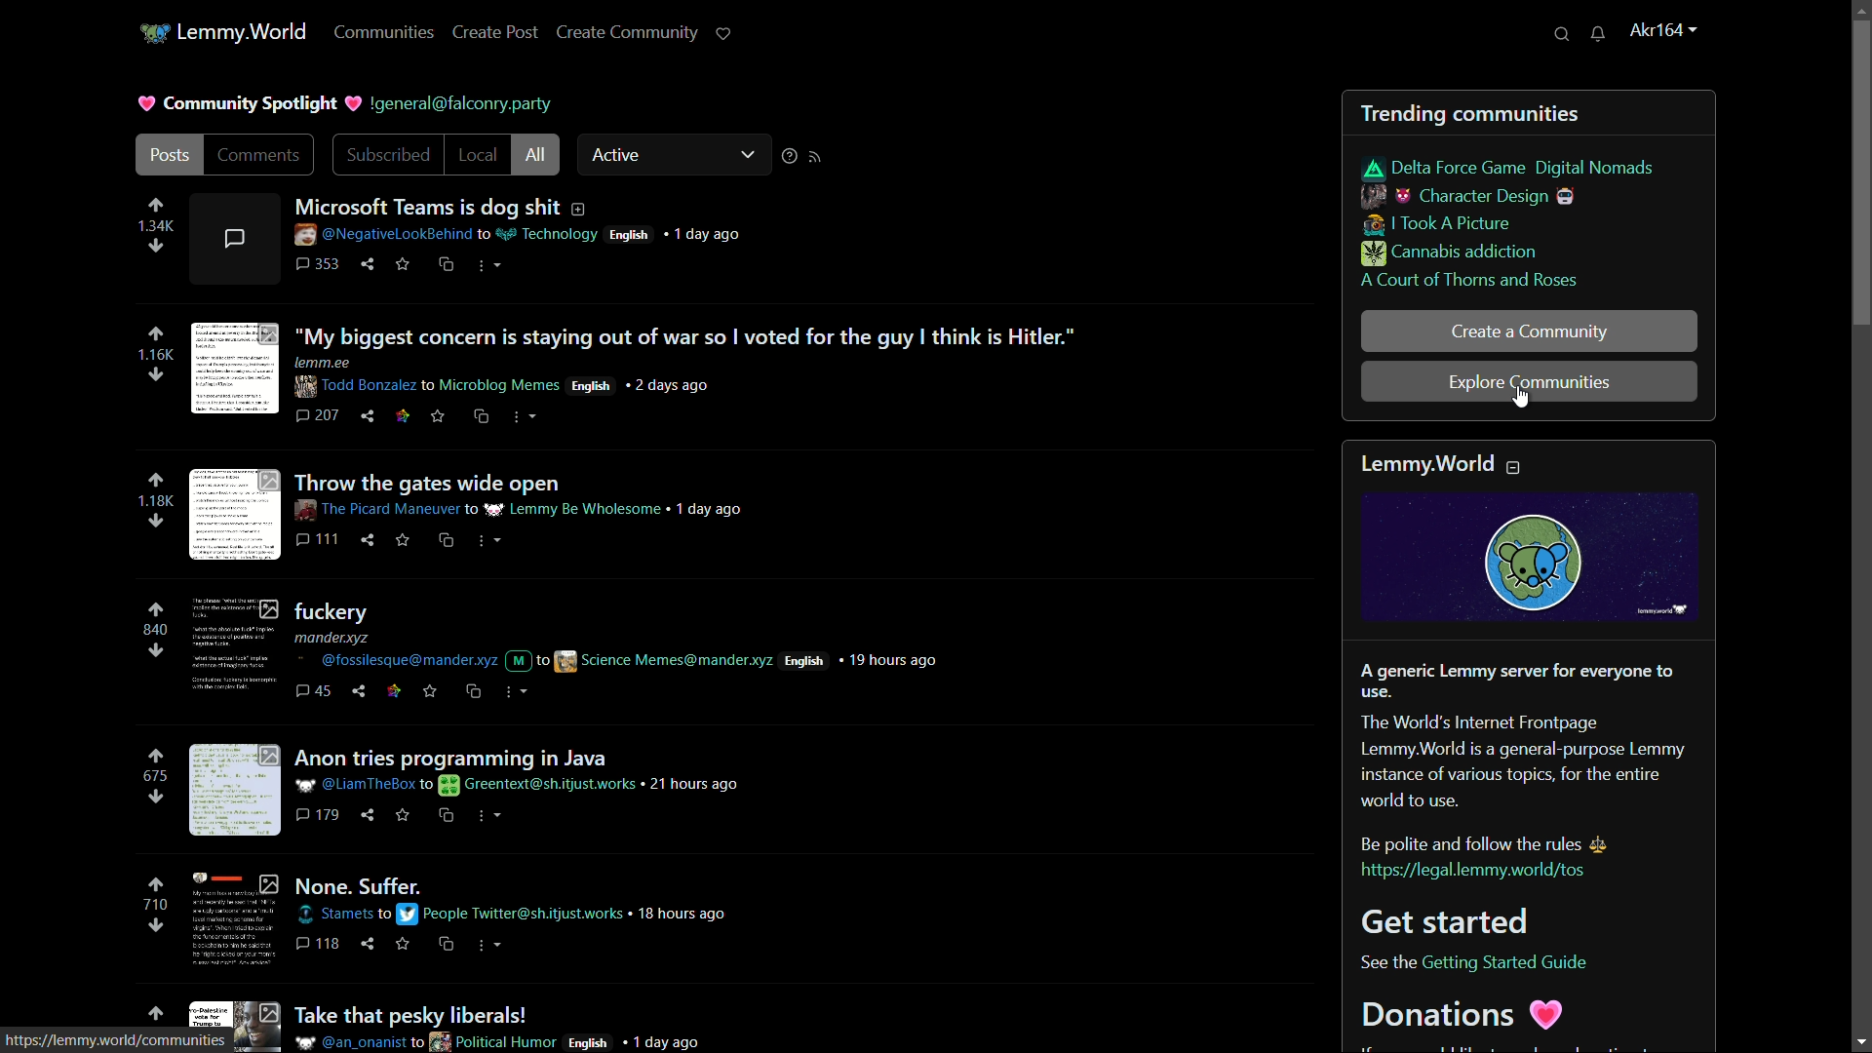 This screenshot has height=1053, width=1872. Describe the element at coordinates (518, 206) in the screenshot. I see `post-1` at that location.